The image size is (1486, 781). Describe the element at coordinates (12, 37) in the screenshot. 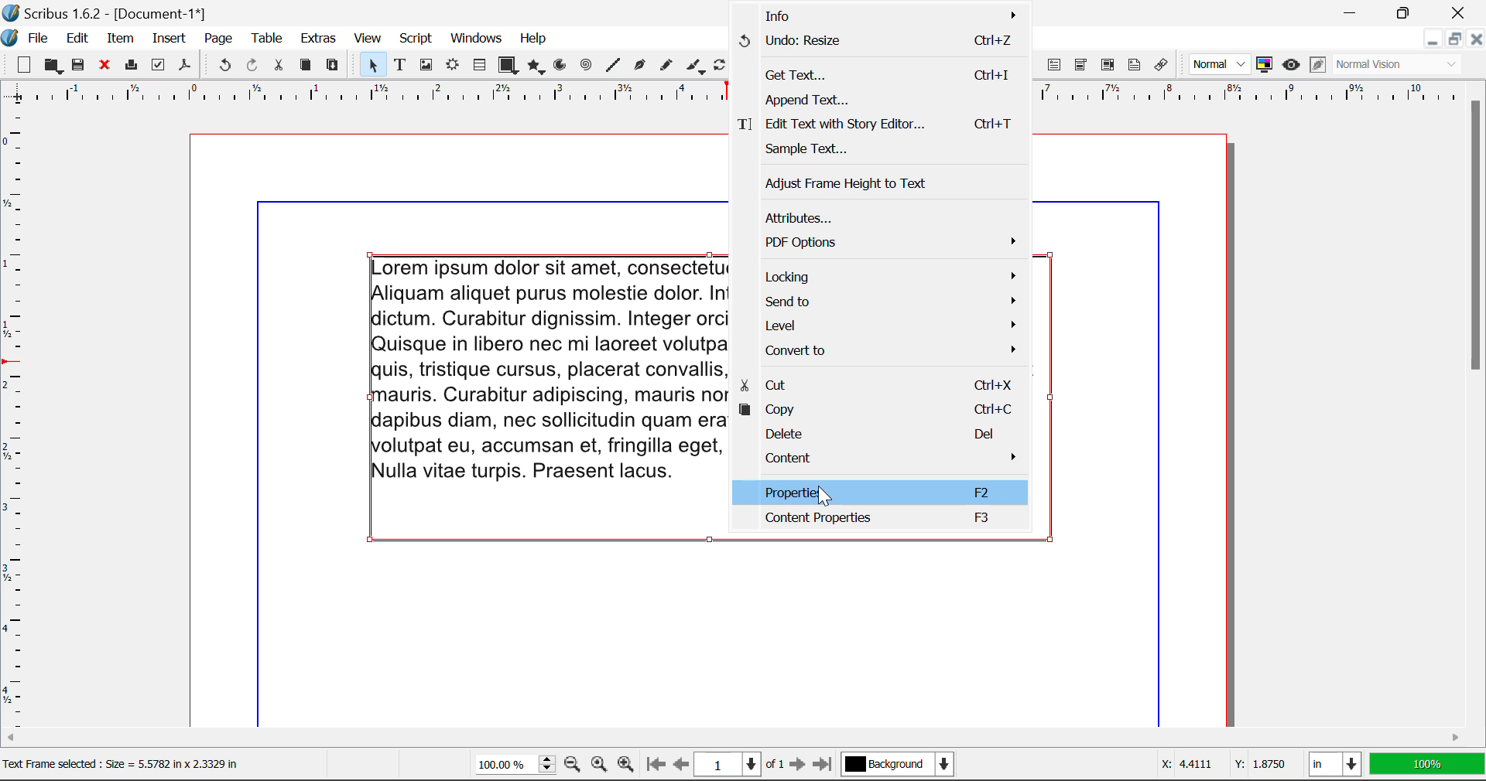

I see `scribus logo` at that location.